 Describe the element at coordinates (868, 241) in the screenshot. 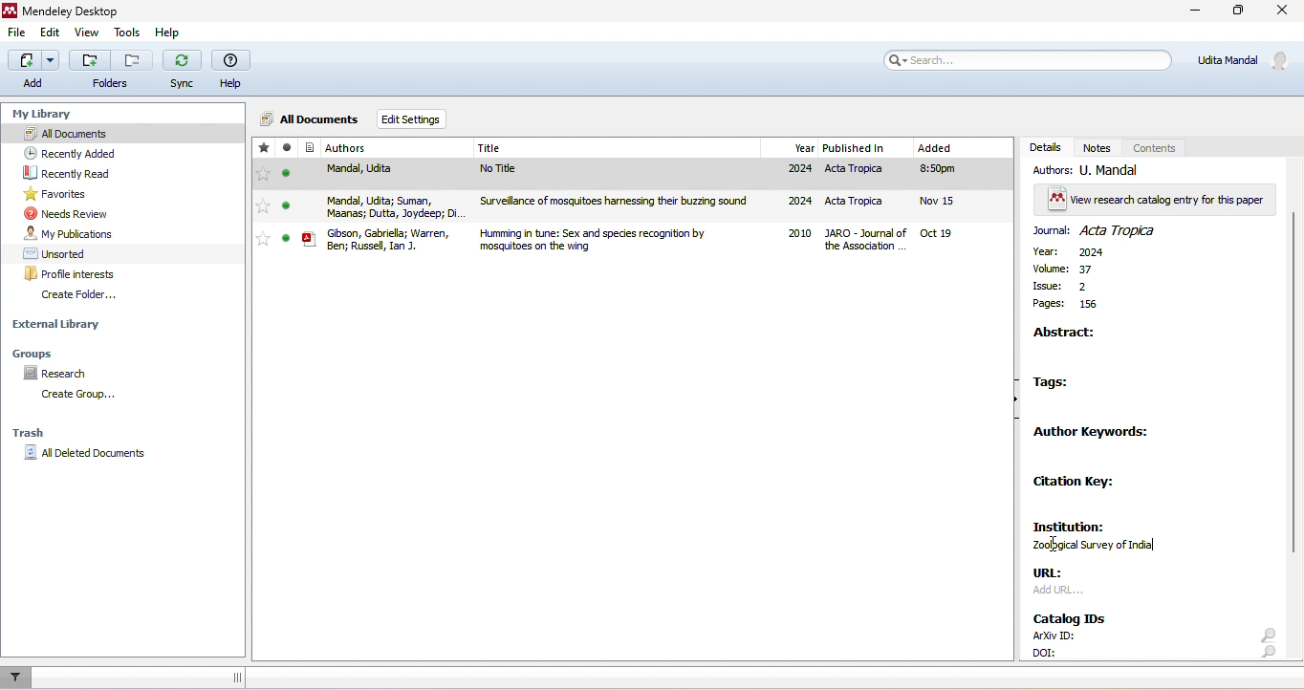

I see `jaro journal of the association` at that location.